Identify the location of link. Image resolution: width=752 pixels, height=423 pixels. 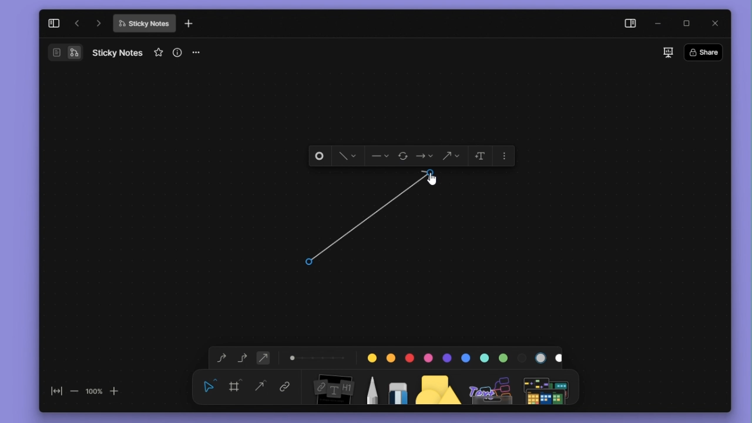
(285, 388).